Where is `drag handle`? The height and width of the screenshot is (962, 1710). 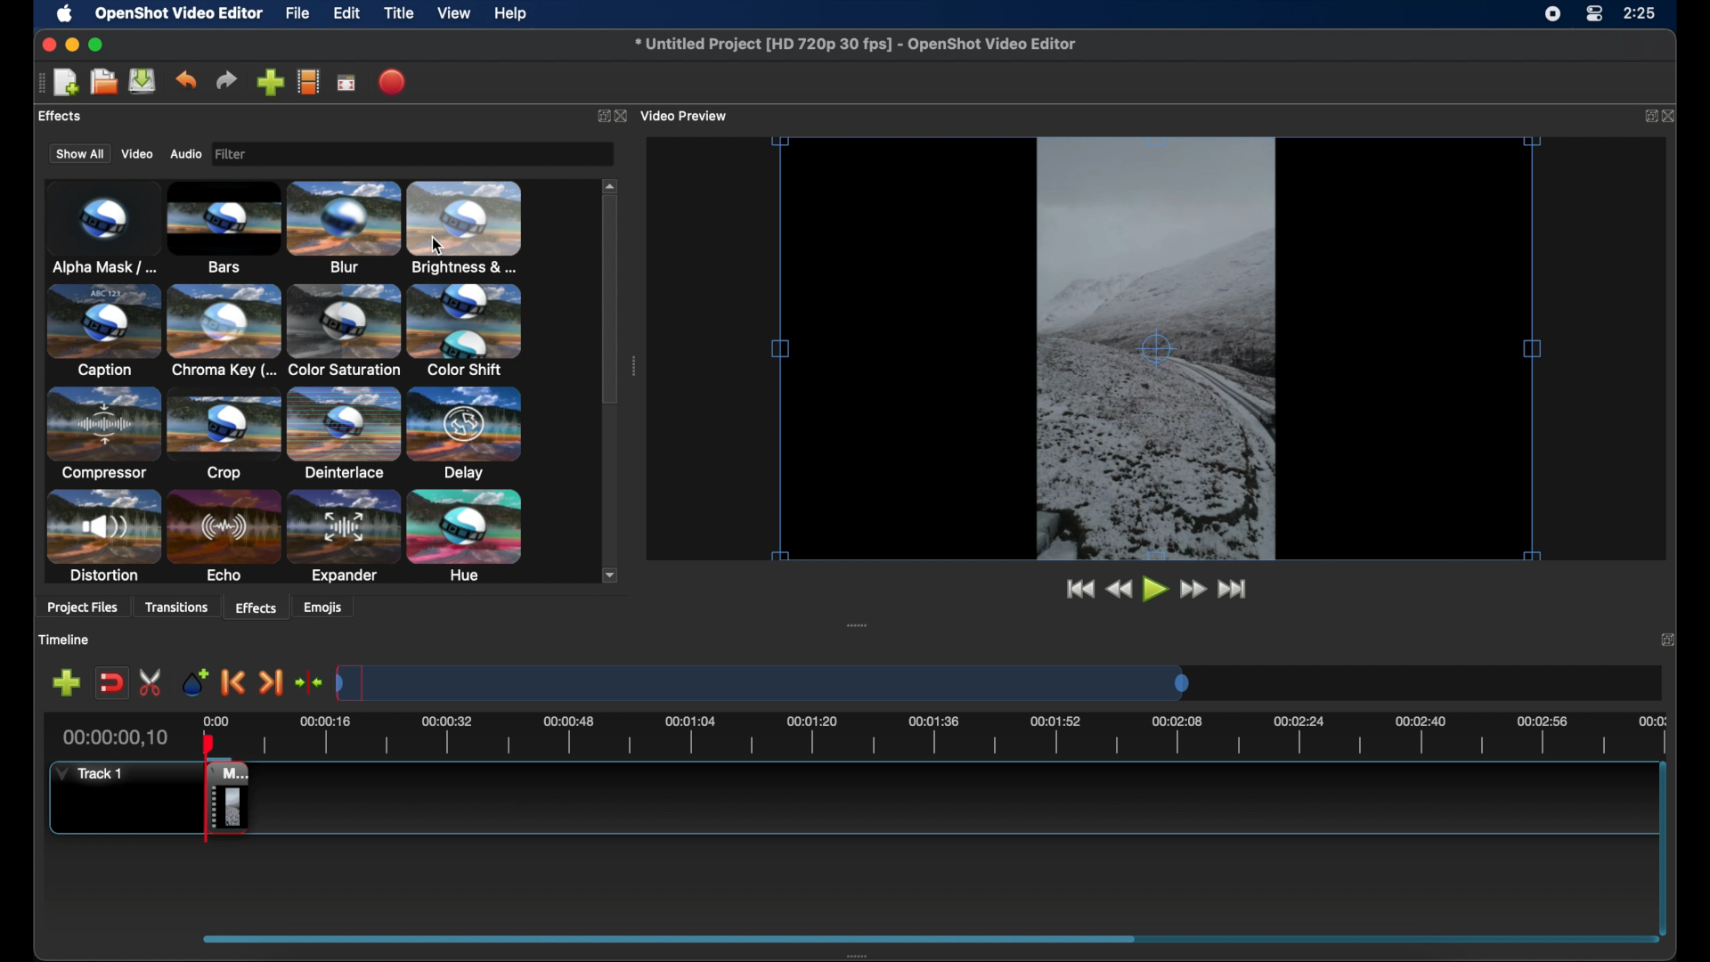
drag handle is located at coordinates (859, 953).